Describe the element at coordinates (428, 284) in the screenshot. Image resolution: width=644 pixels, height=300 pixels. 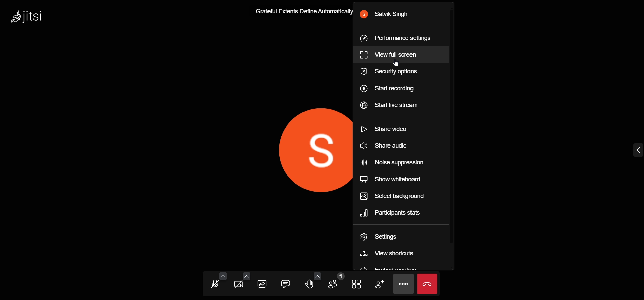
I see `leave the meeting` at that location.